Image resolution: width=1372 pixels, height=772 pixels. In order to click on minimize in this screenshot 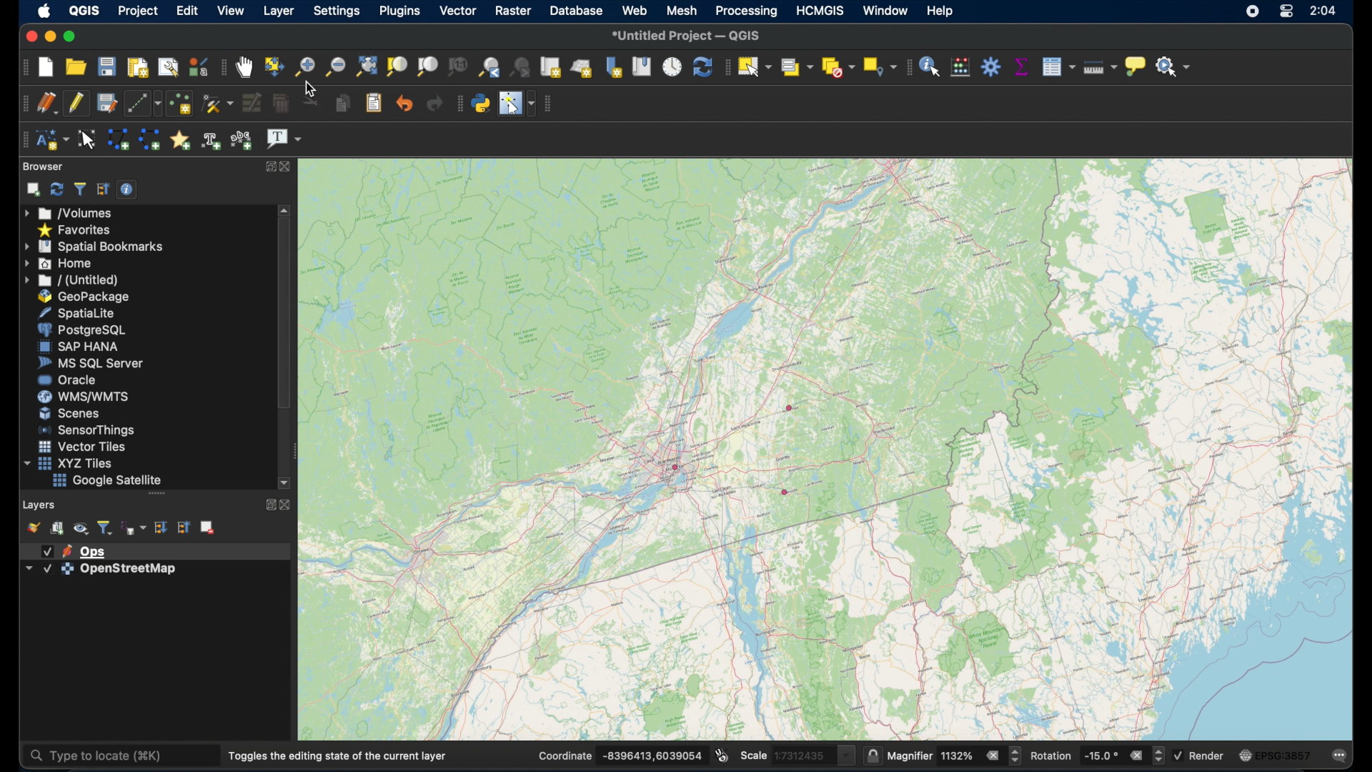, I will do `click(49, 36)`.